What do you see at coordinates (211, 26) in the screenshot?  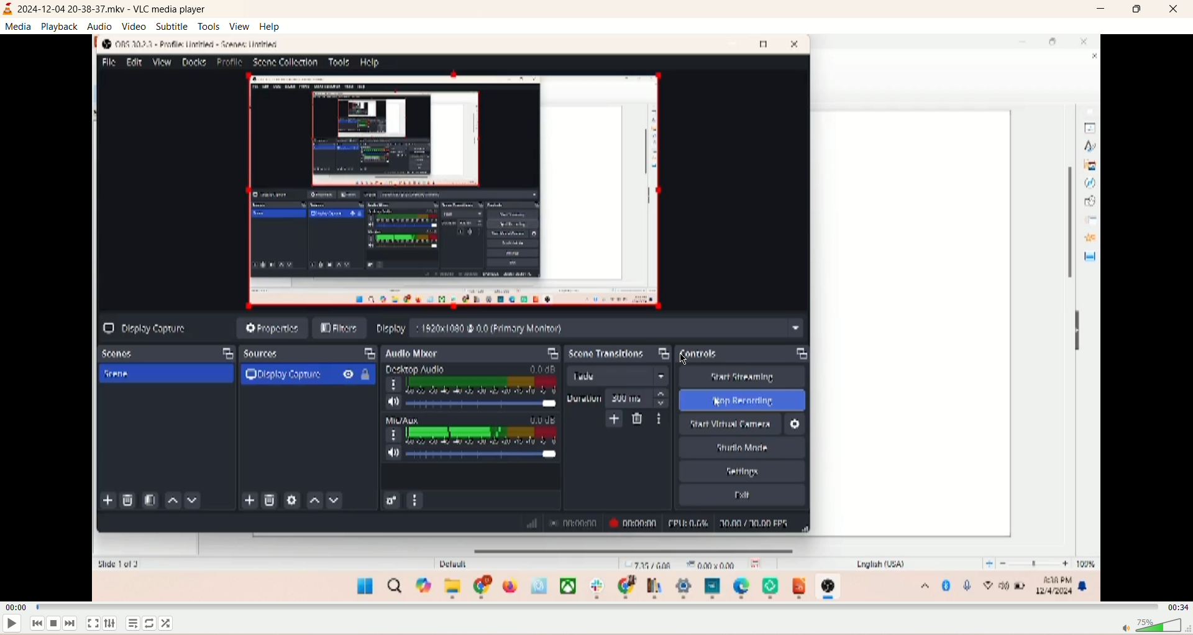 I see `tools` at bounding box center [211, 26].